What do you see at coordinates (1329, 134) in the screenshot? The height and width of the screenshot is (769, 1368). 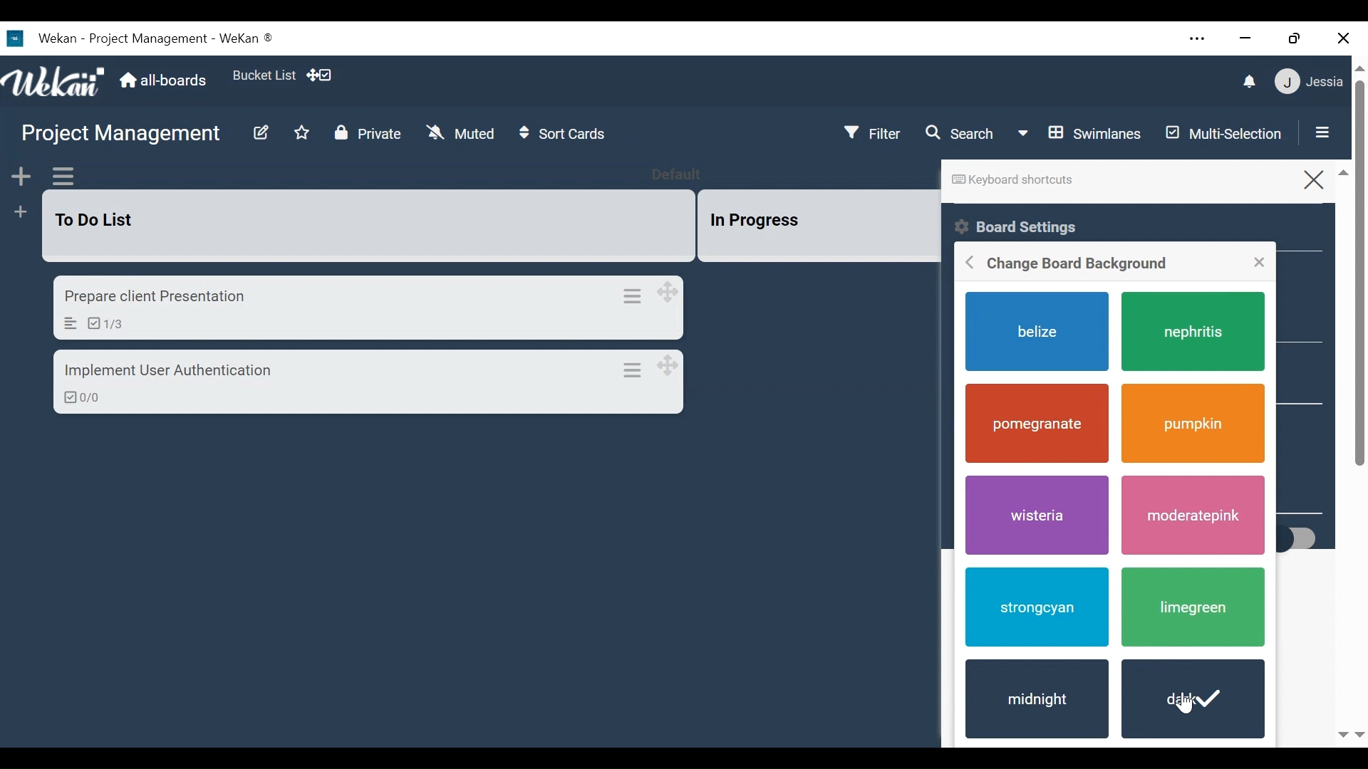 I see `Open/Close Side Pane` at bounding box center [1329, 134].